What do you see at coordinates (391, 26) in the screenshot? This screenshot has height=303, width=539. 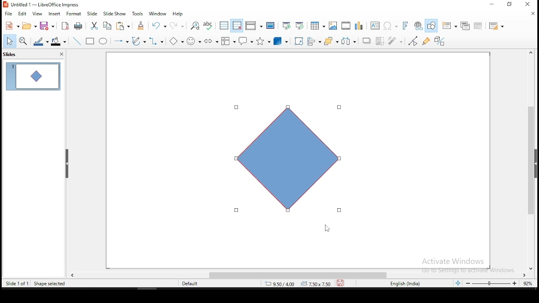 I see `` at bounding box center [391, 26].